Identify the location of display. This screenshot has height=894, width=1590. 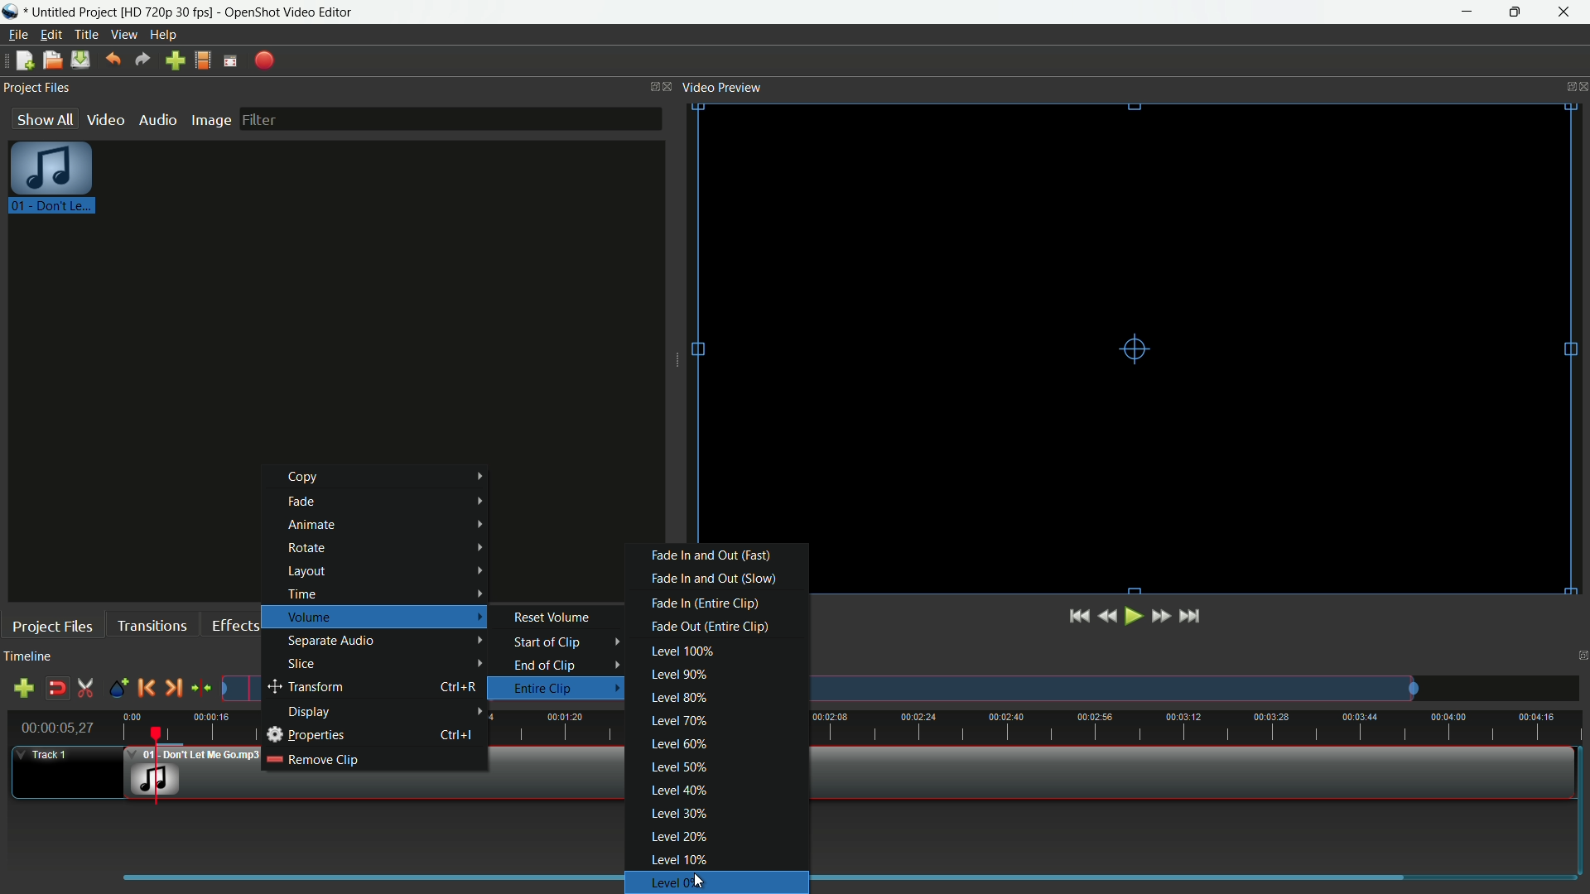
(388, 713).